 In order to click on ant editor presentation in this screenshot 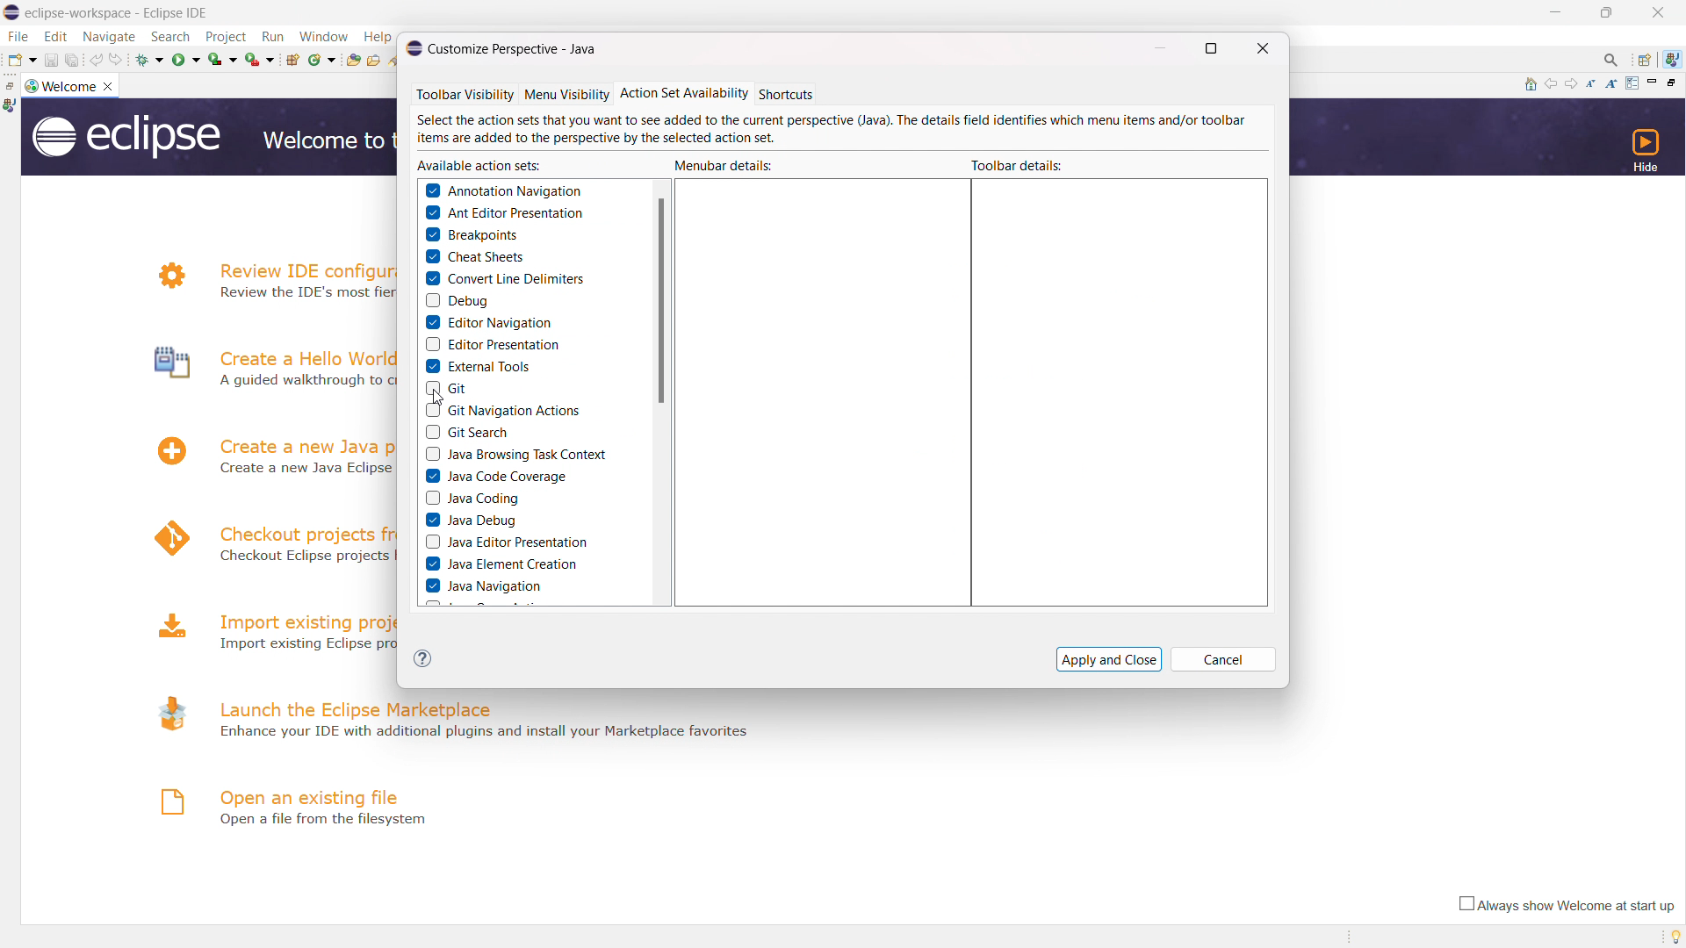, I will do `click(504, 213)`.